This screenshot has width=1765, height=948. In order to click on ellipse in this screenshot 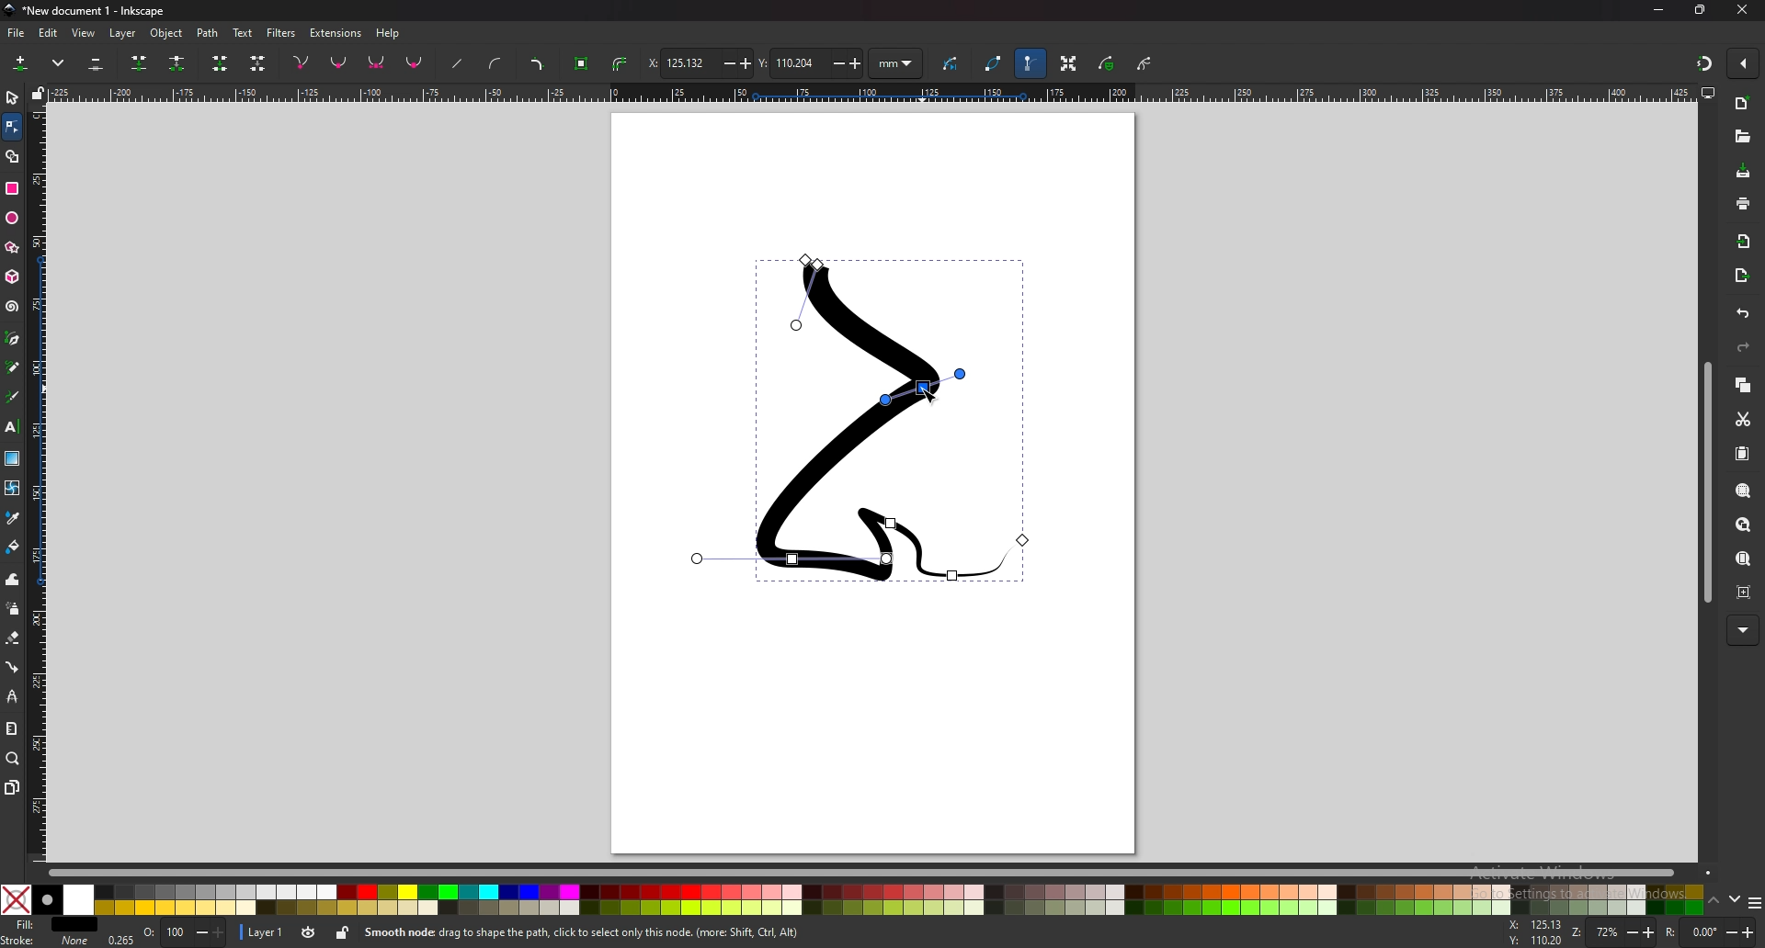, I will do `click(14, 218)`.